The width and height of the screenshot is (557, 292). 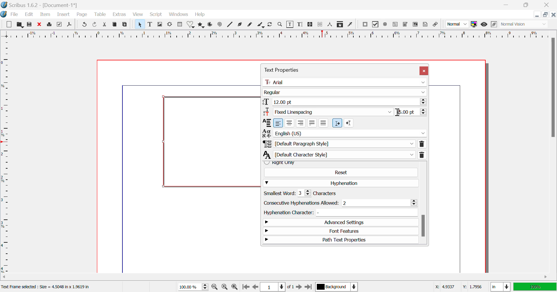 What do you see at coordinates (180, 25) in the screenshot?
I see `Table` at bounding box center [180, 25].